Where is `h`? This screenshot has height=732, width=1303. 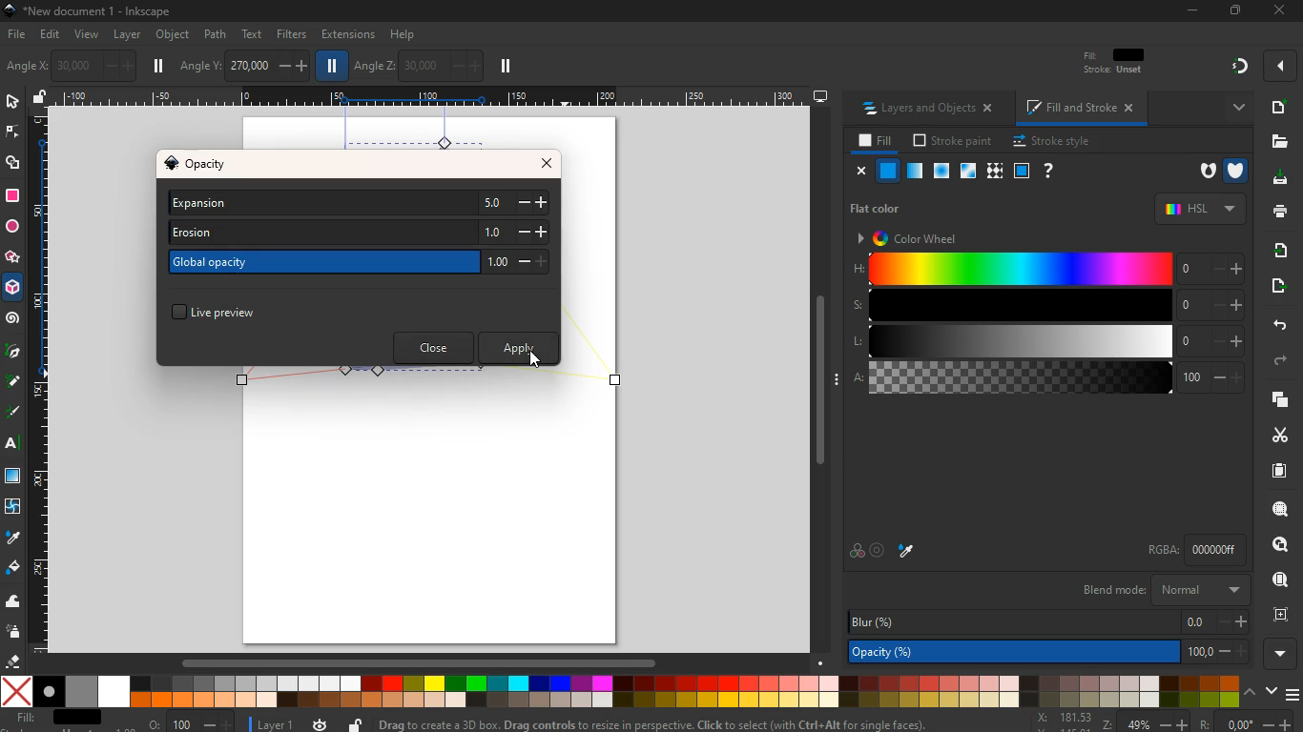
h is located at coordinates (1048, 270).